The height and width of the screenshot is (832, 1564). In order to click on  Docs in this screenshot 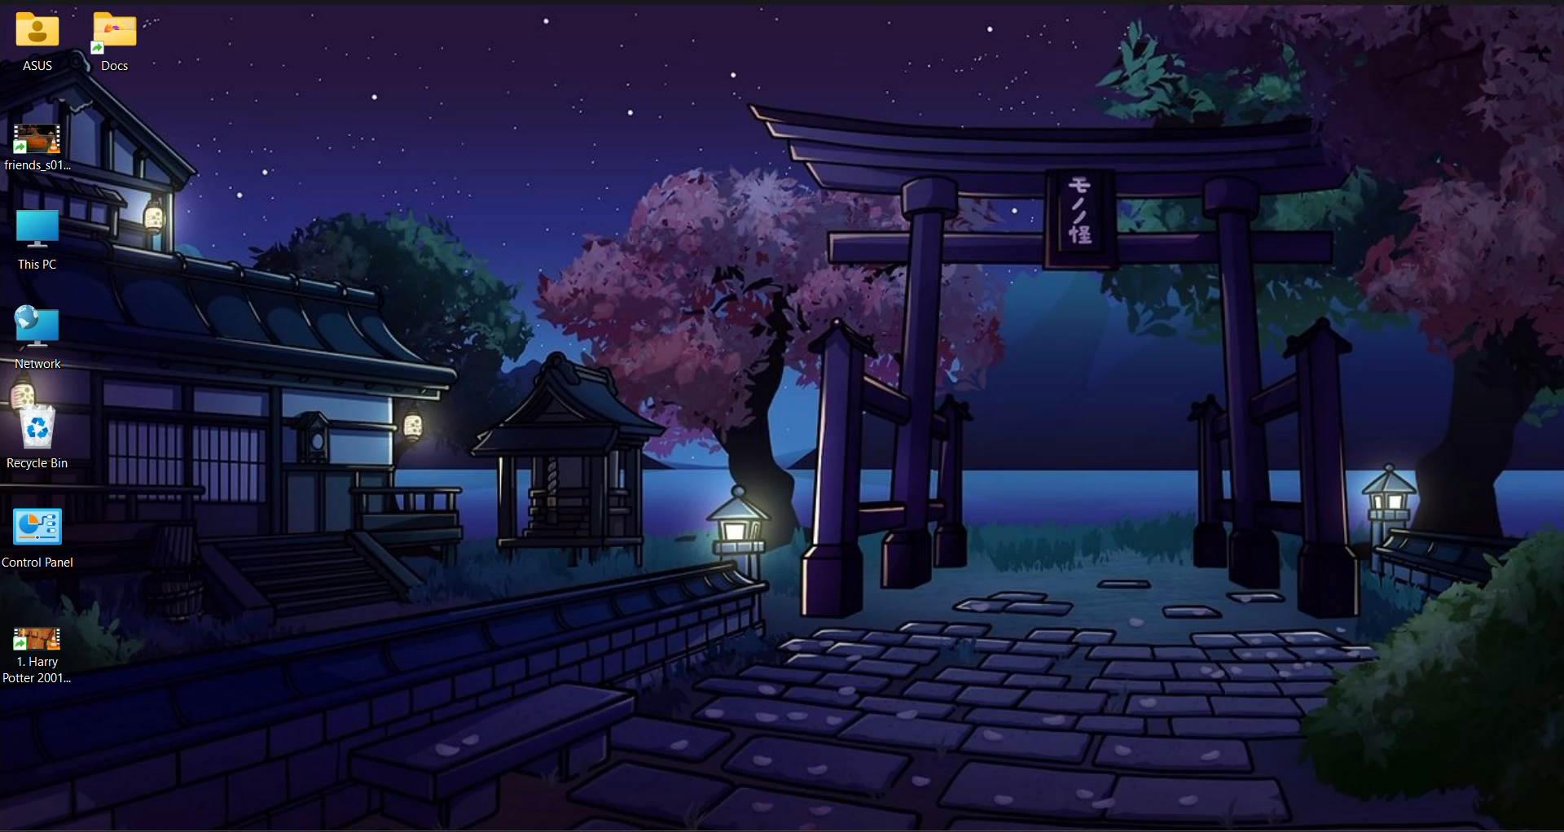, I will do `click(118, 42)`.